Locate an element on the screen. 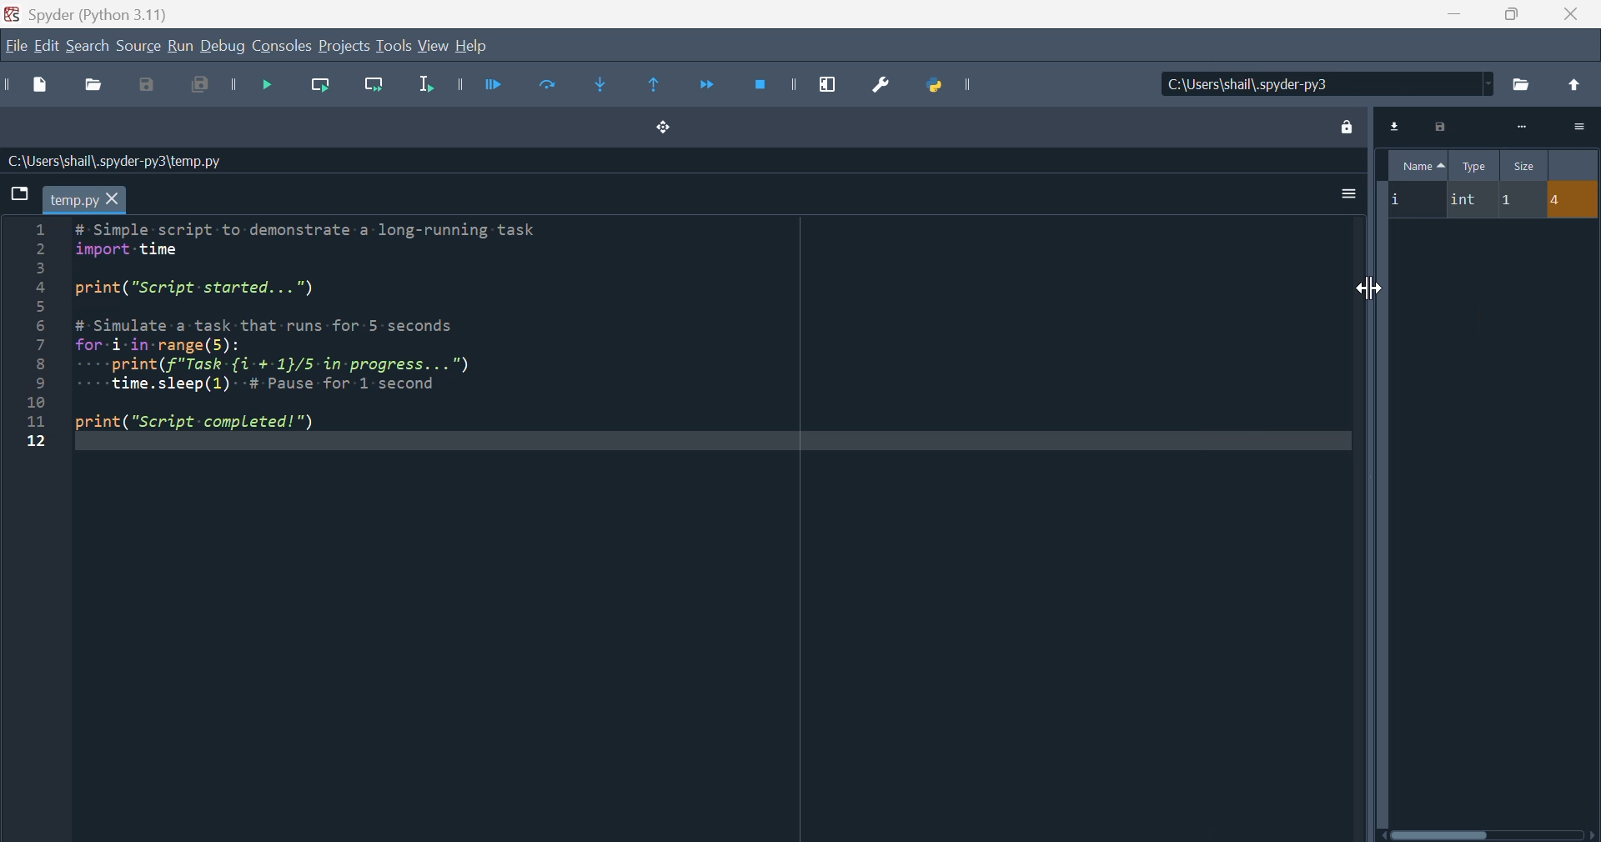 This screenshot has width=1601, height=842. edit is located at coordinates (47, 47).